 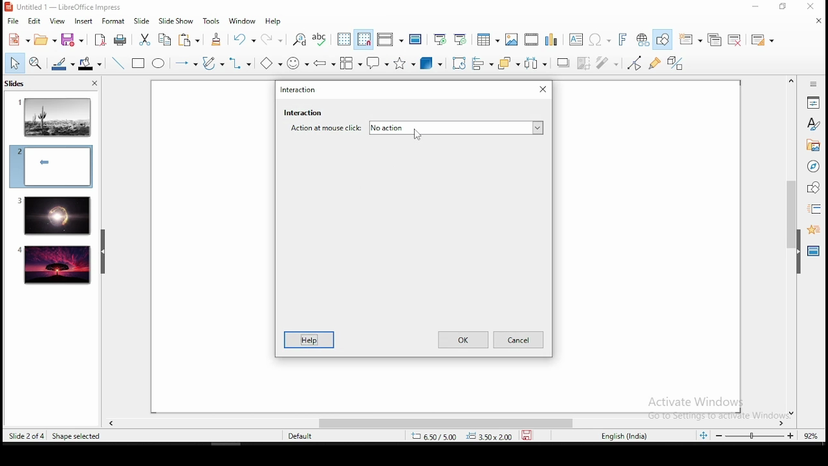 What do you see at coordinates (45, 40) in the screenshot?
I see `open` at bounding box center [45, 40].